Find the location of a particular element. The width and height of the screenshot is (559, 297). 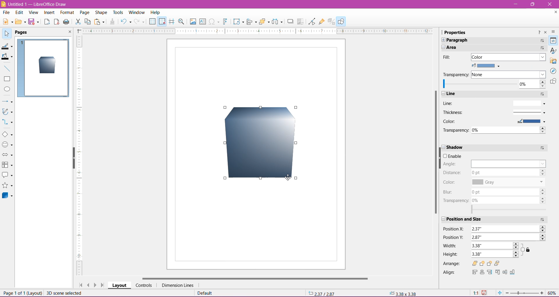

Export is located at coordinates (47, 22).